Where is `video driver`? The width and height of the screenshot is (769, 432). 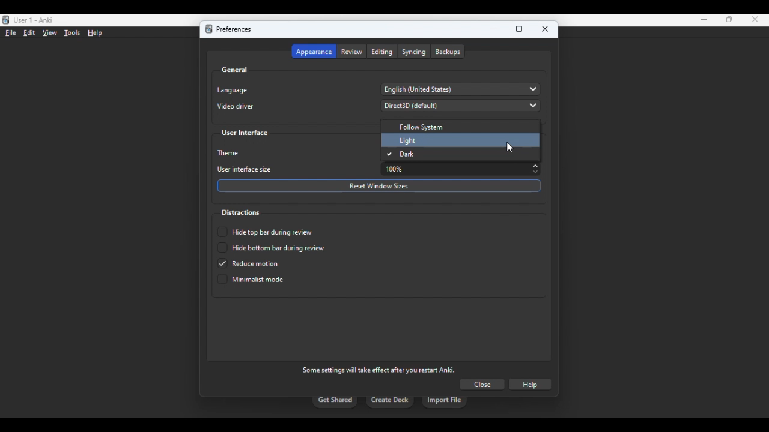 video driver is located at coordinates (236, 106).